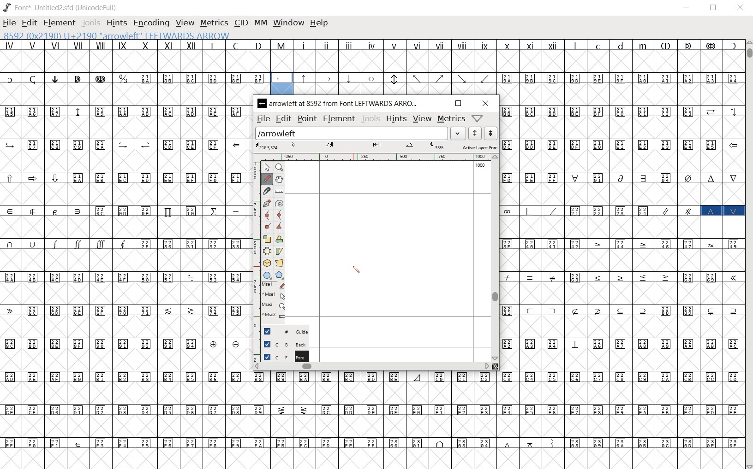 This screenshot has height=469, width=753. Describe the element at coordinates (484, 103) in the screenshot. I see `close` at that location.